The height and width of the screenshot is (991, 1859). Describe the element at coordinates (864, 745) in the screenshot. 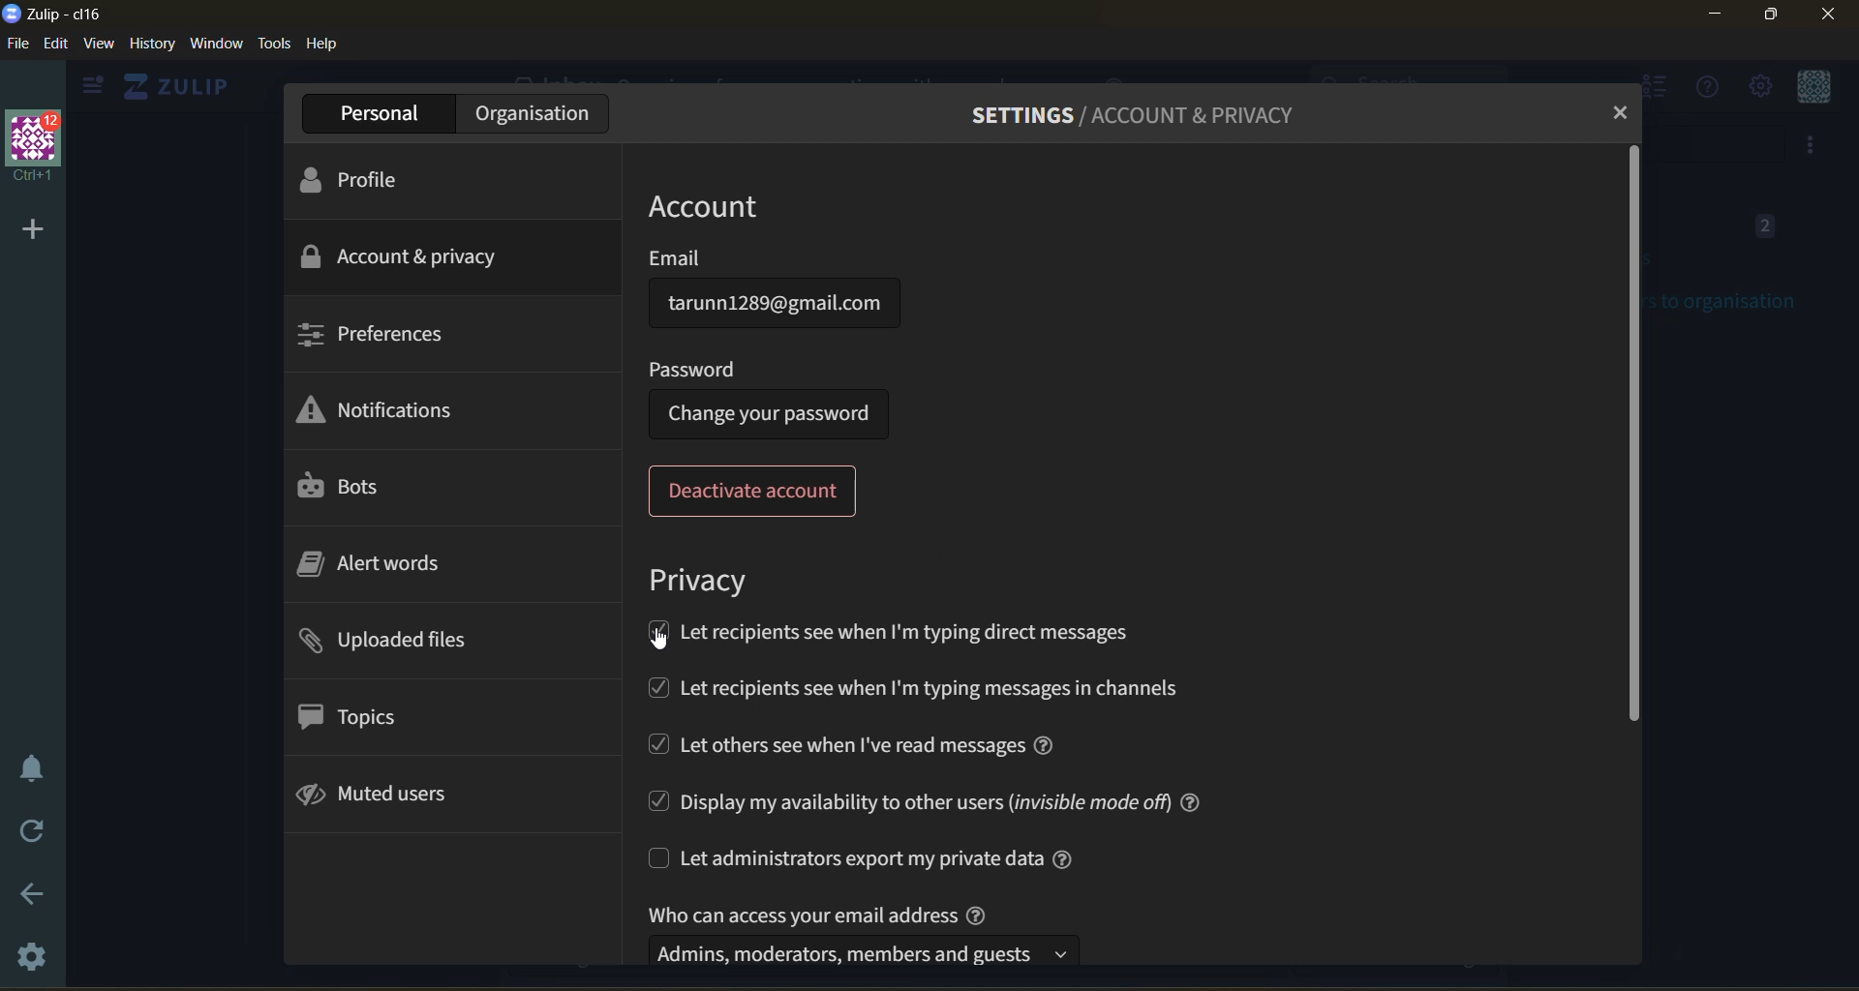

I see `let others see when i've read messages` at that location.